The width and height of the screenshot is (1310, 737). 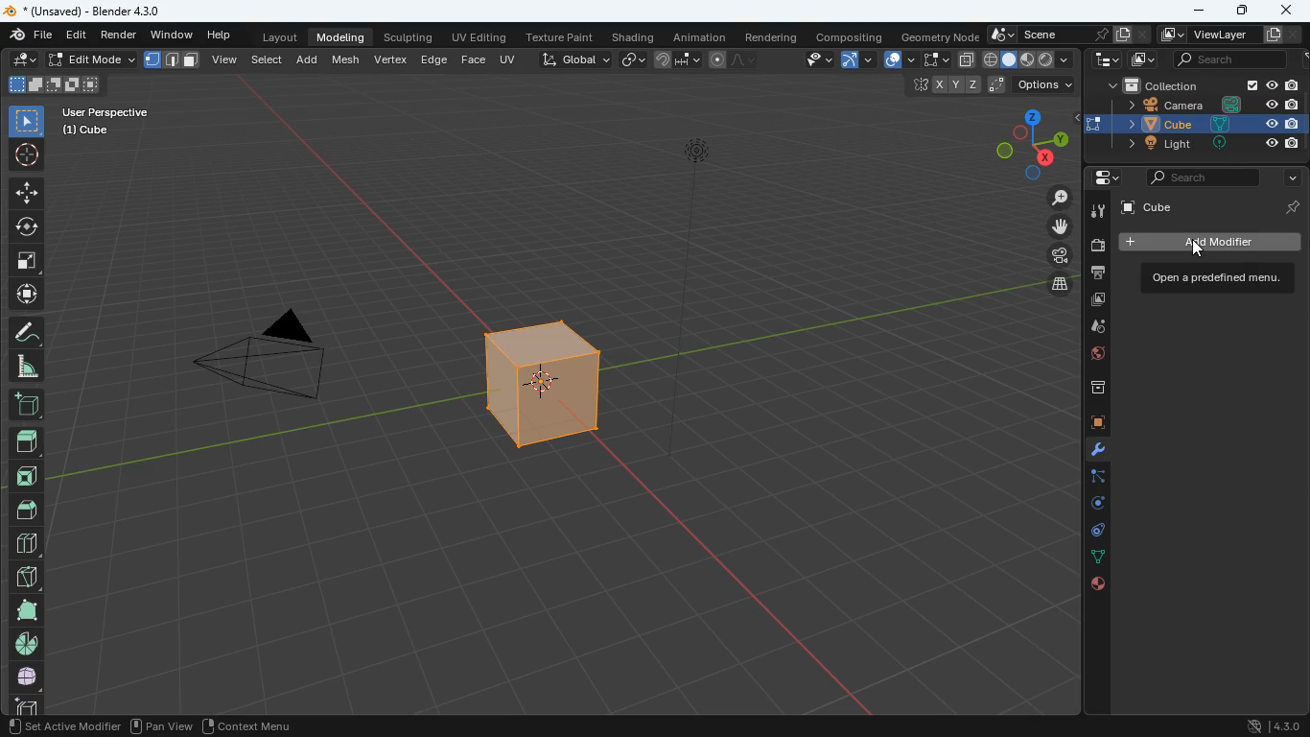 I want to click on move, so click(x=1055, y=228).